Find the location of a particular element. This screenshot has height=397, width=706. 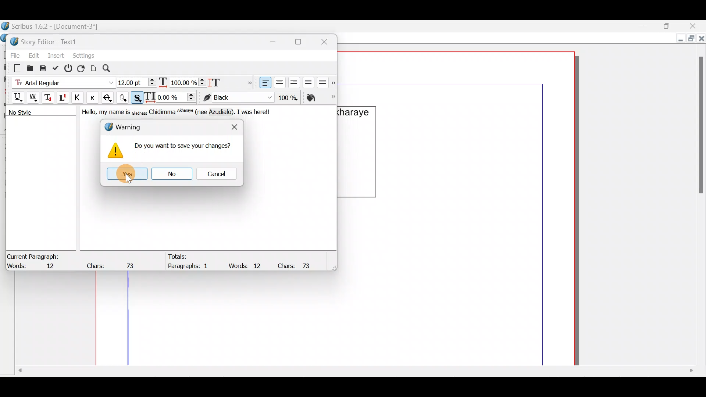

Maximize is located at coordinates (690, 39).